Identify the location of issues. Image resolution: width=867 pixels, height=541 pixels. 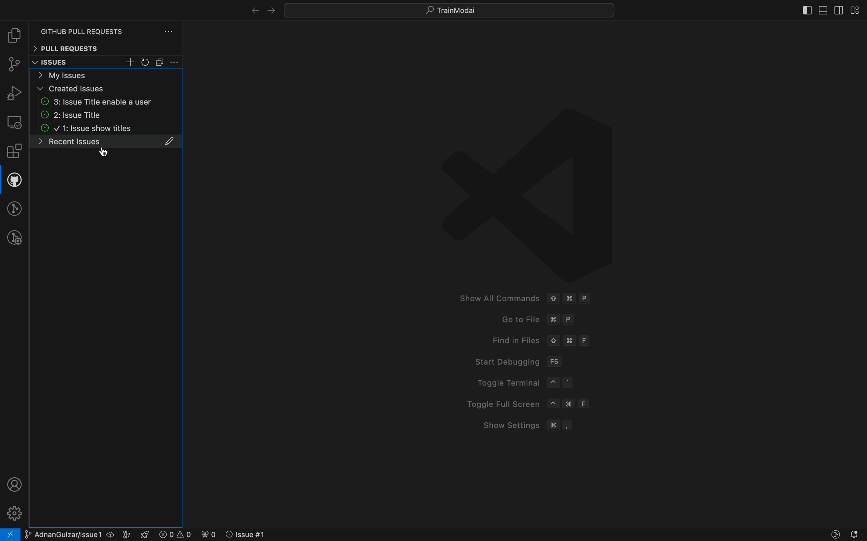
(60, 63).